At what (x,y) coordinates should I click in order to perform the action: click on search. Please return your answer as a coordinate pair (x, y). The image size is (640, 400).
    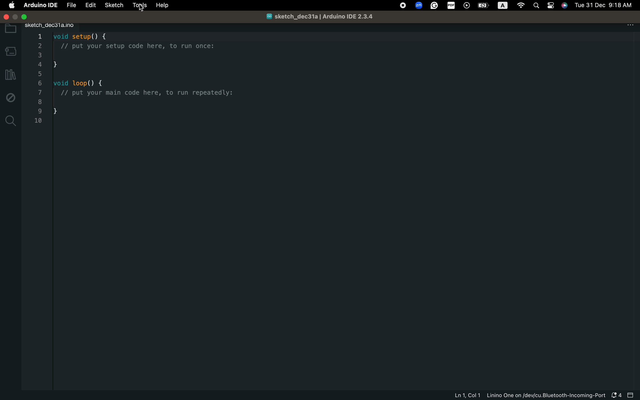
    Looking at the image, I should click on (536, 6).